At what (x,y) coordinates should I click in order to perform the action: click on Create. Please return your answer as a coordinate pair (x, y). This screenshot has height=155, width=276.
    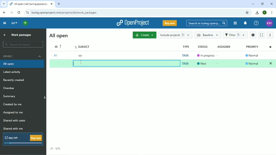
    Looking at the image, I should click on (144, 35).